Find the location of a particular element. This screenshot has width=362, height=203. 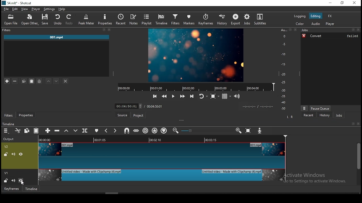

markers is located at coordinates (188, 19).